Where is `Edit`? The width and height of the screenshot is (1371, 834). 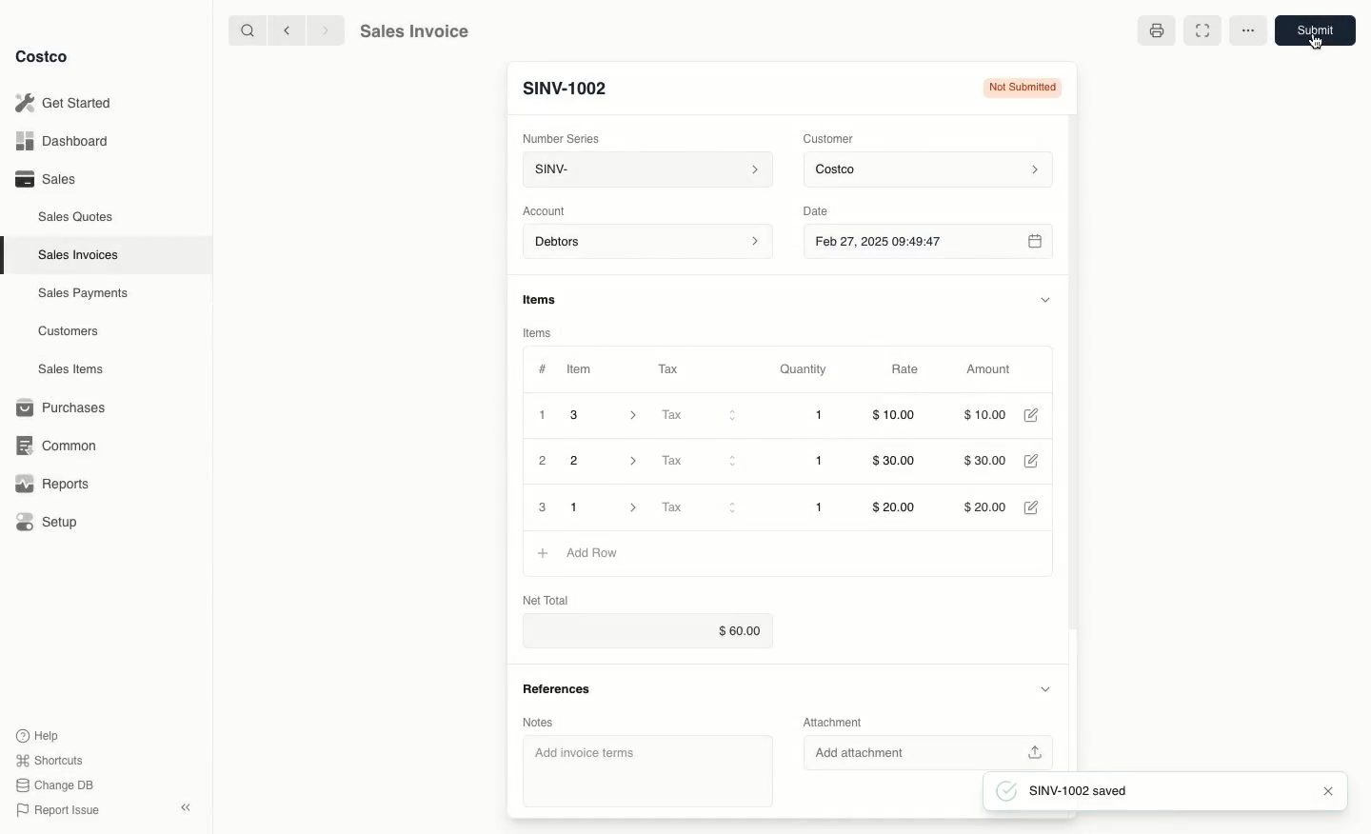
Edit is located at coordinates (1035, 462).